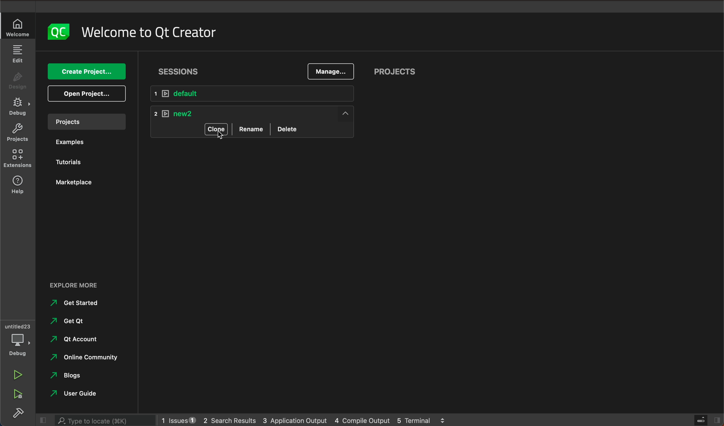 Image resolution: width=724 pixels, height=426 pixels. Describe the element at coordinates (17, 160) in the screenshot. I see `extensions` at that location.